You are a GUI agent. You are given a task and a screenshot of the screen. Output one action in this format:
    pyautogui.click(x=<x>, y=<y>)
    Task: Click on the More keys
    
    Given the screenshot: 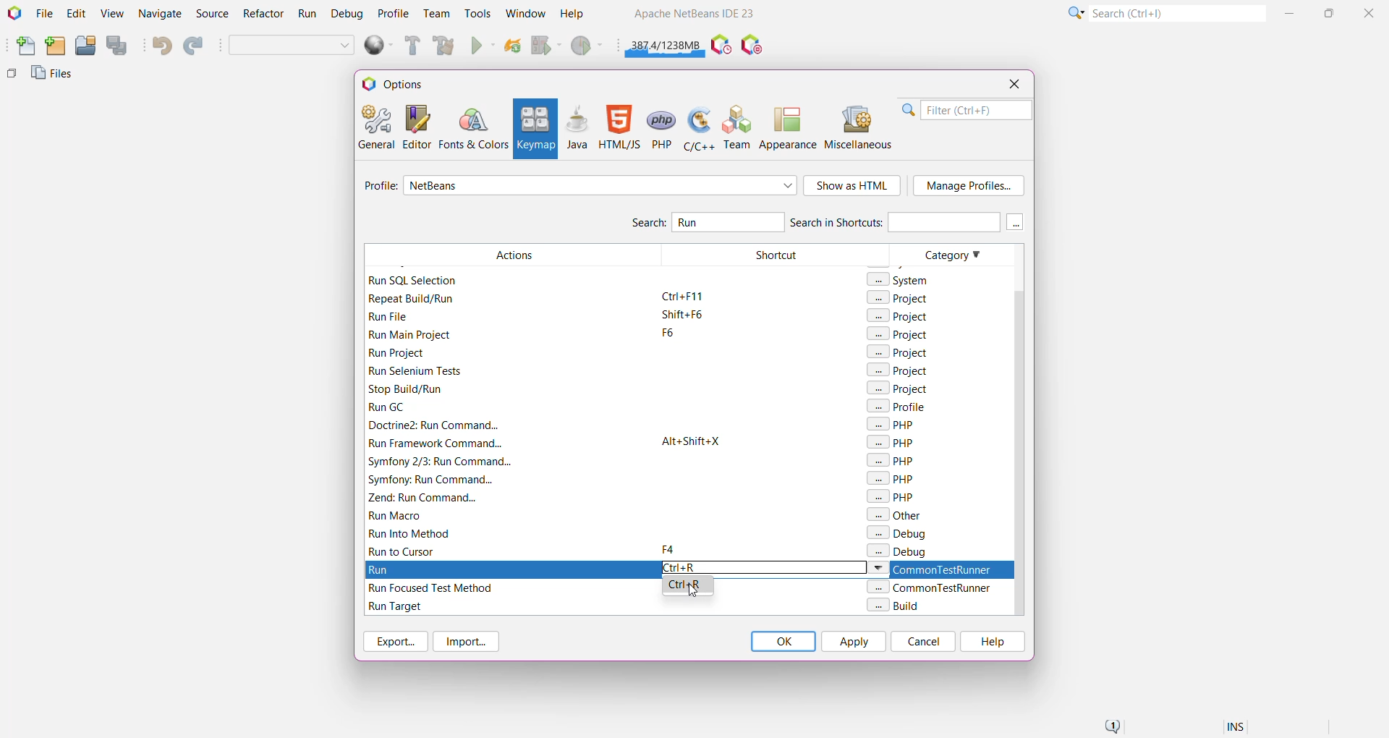 What is the action you would take?
    pyautogui.click(x=1016, y=222)
    